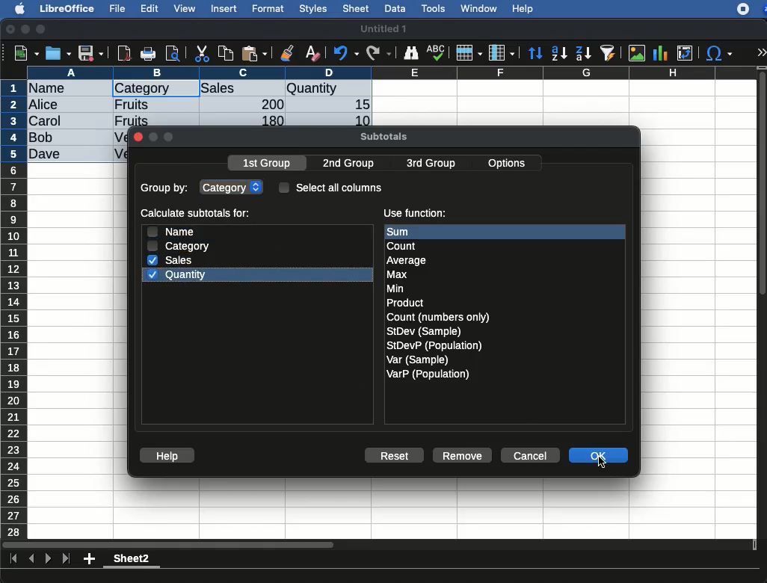 This screenshot has height=583, width=767. What do you see at coordinates (523, 10) in the screenshot?
I see `help` at bounding box center [523, 10].